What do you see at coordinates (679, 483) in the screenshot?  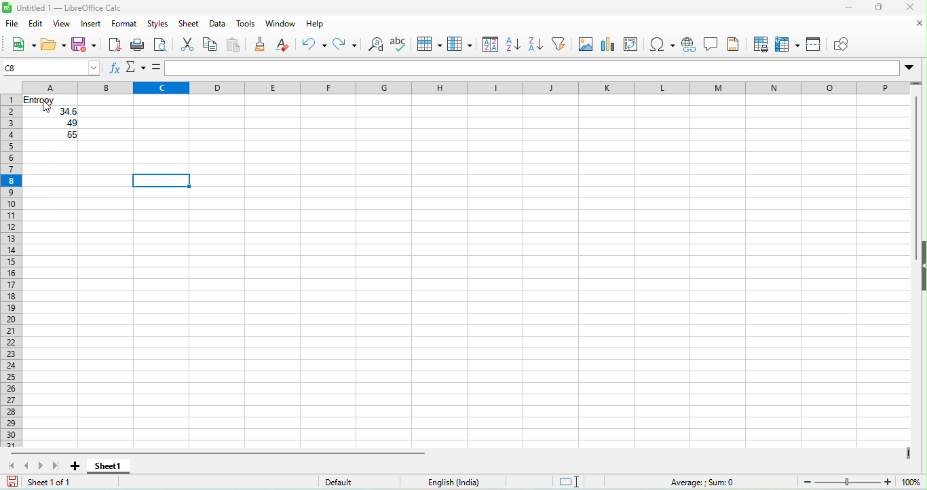 I see `average sum=0` at bounding box center [679, 483].